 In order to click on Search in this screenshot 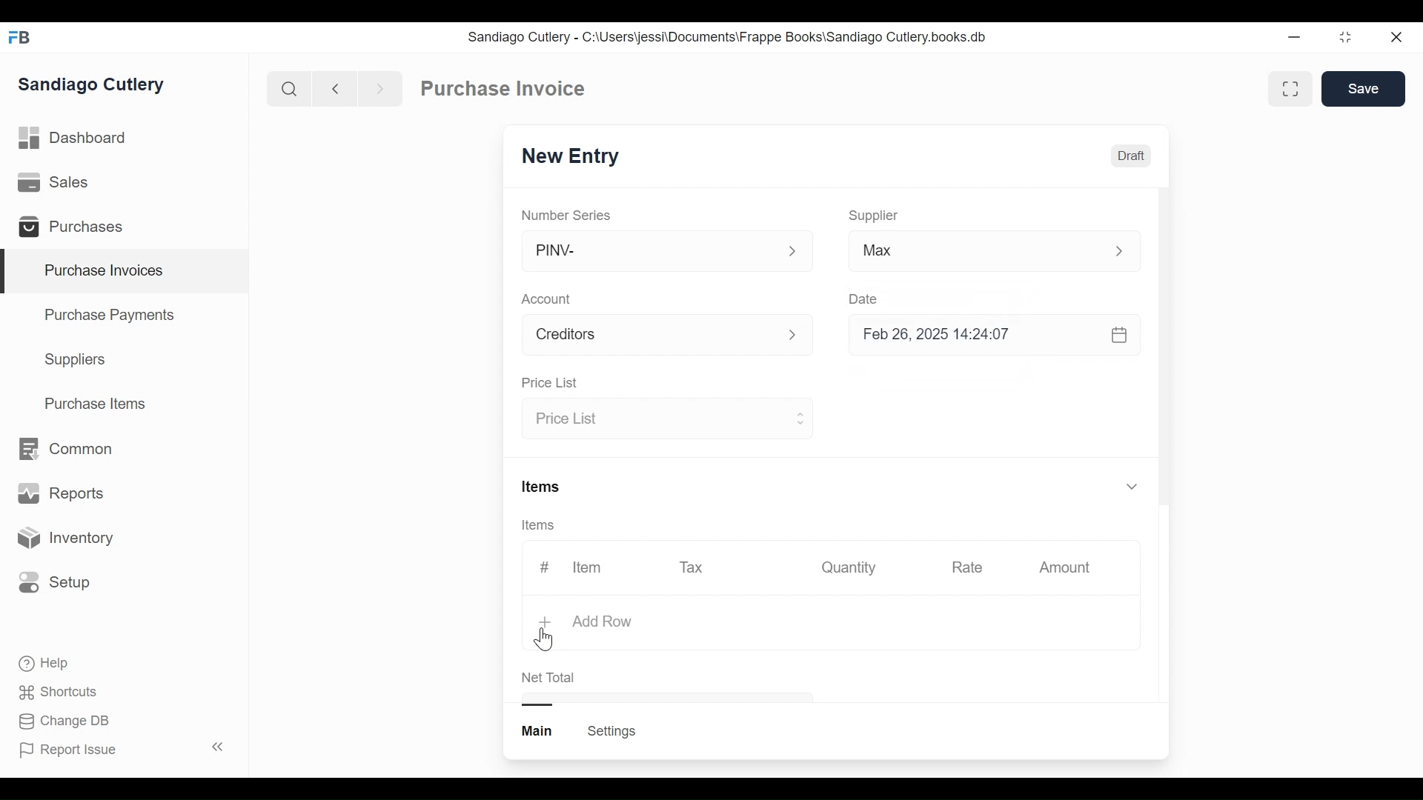, I will do `click(289, 88)`.